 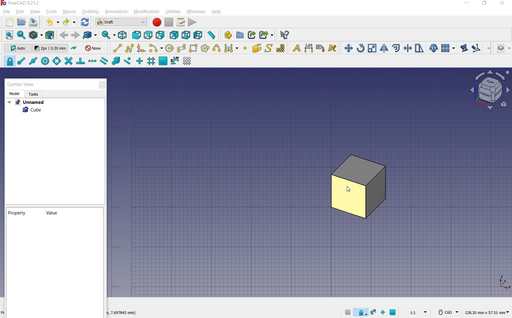 What do you see at coordinates (348, 189) in the screenshot?
I see `cursor` at bounding box center [348, 189].